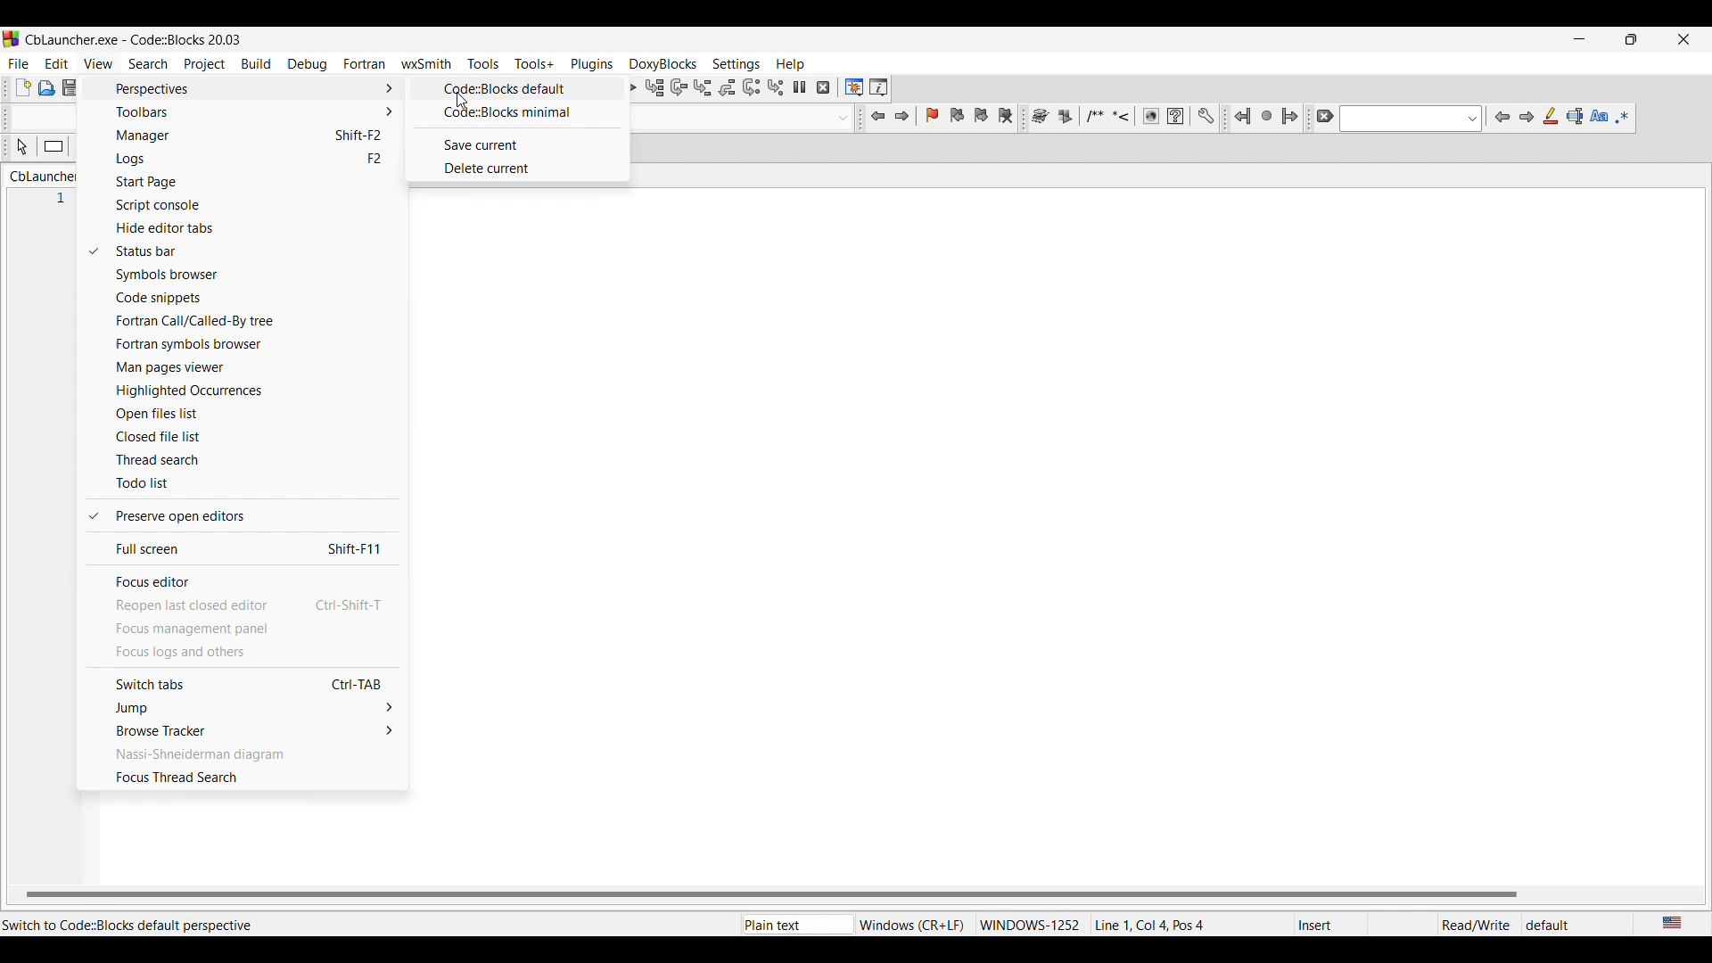 The image size is (1712, 963). Describe the element at coordinates (655, 87) in the screenshot. I see `Run to cursor` at that location.